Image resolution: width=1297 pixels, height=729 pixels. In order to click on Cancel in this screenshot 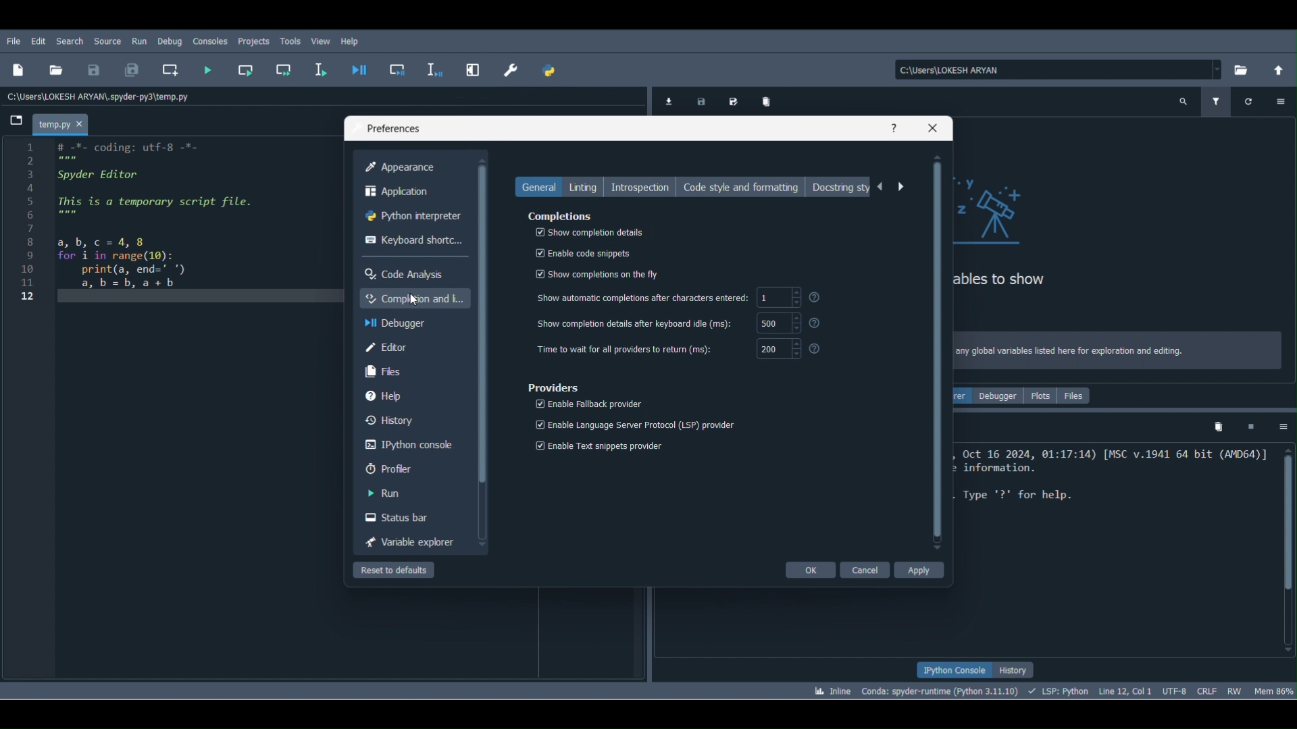, I will do `click(867, 570)`.